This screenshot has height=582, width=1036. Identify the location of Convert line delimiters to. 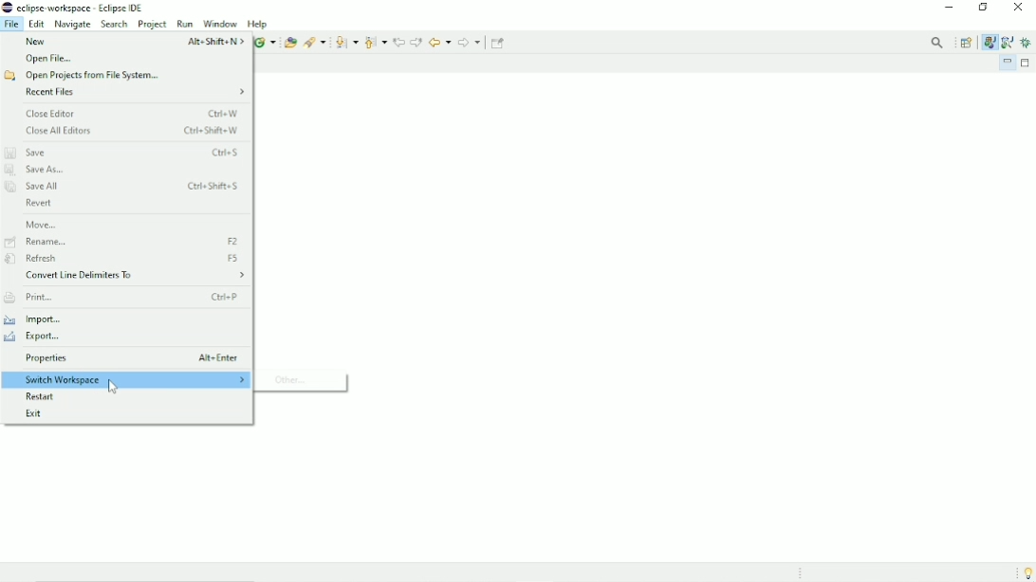
(134, 277).